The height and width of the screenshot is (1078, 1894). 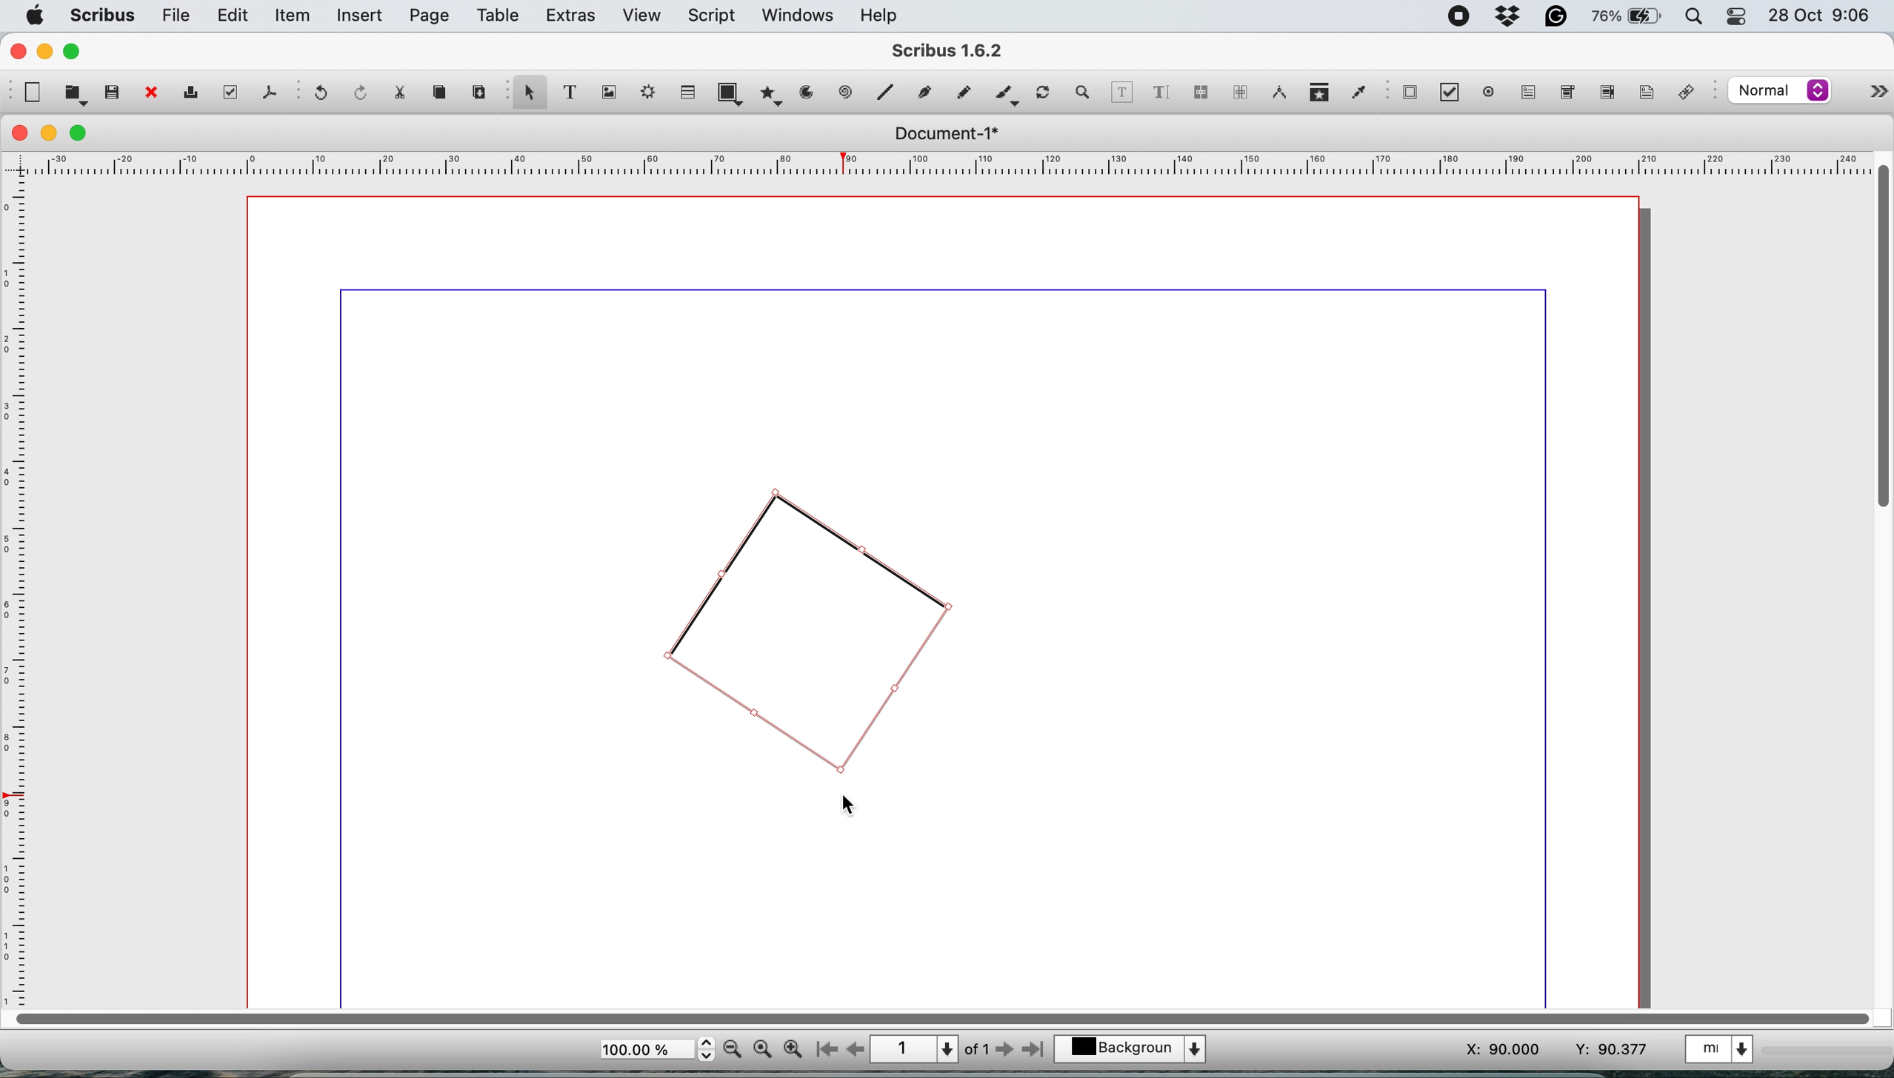 What do you see at coordinates (232, 93) in the screenshot?
I see `pre flight verifier` at bounding box center [232, 93].